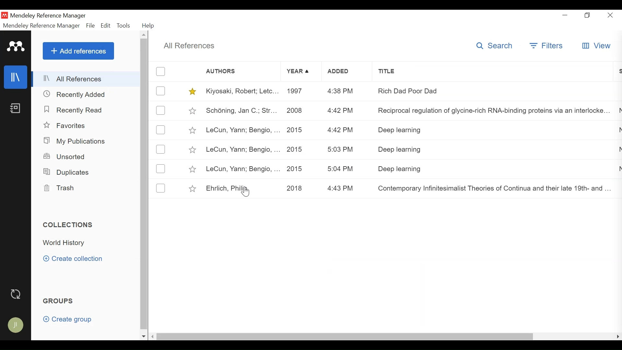 Image resolution: width=622 pixels, height=350 pixels. I want to click on Avatar, so click(15, 325).